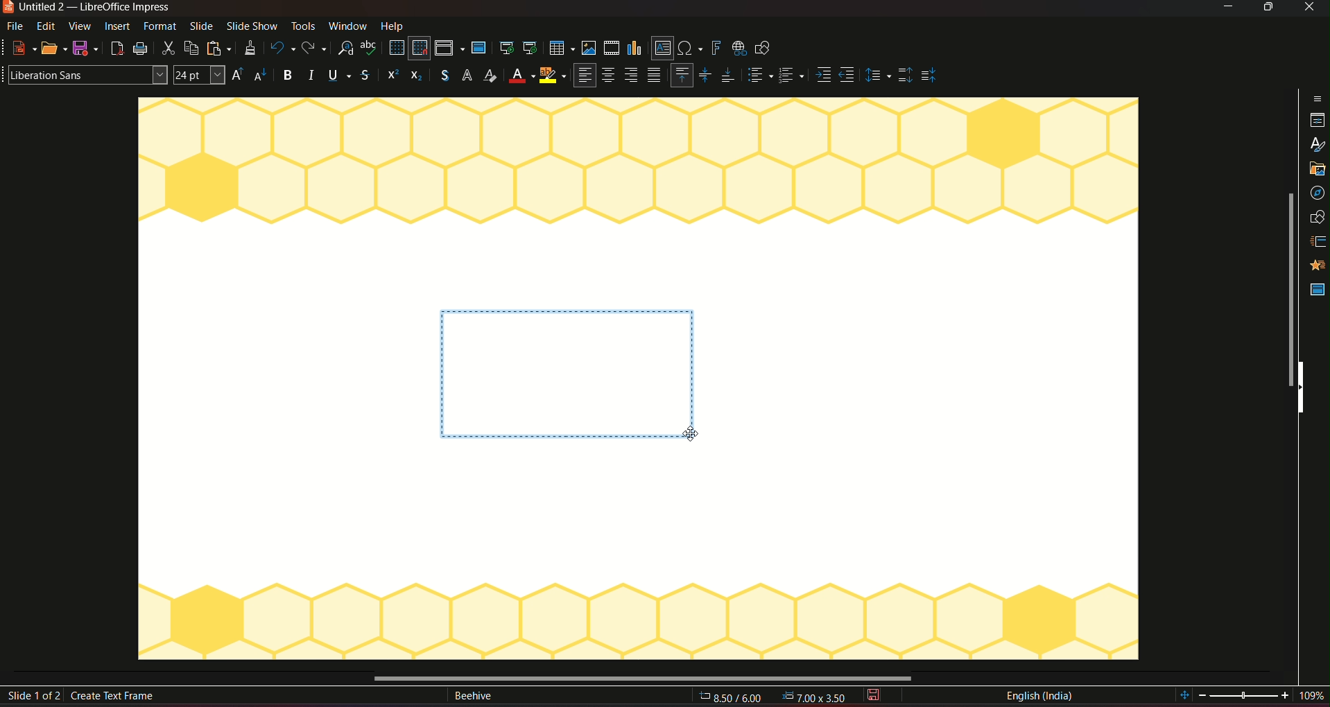 The image size is (1330, 707). Describe the element at coordinates (240, 75) in the screenshot. I see `size increase` at that location.